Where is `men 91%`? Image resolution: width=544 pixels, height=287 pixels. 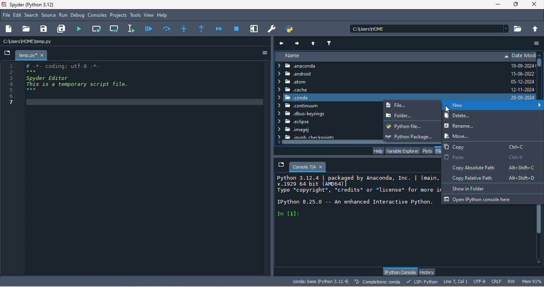 men 91% is located at coordinates (533, 281).